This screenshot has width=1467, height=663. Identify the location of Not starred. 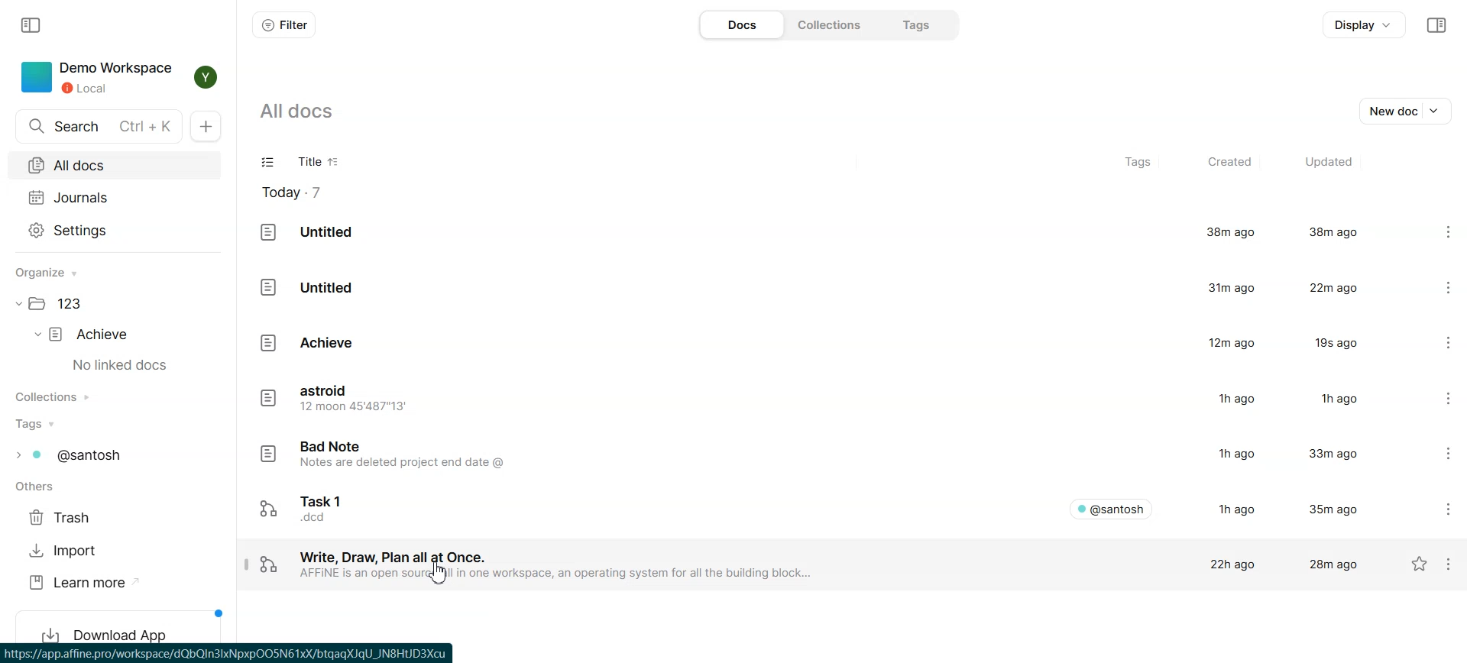
(1420, 564).